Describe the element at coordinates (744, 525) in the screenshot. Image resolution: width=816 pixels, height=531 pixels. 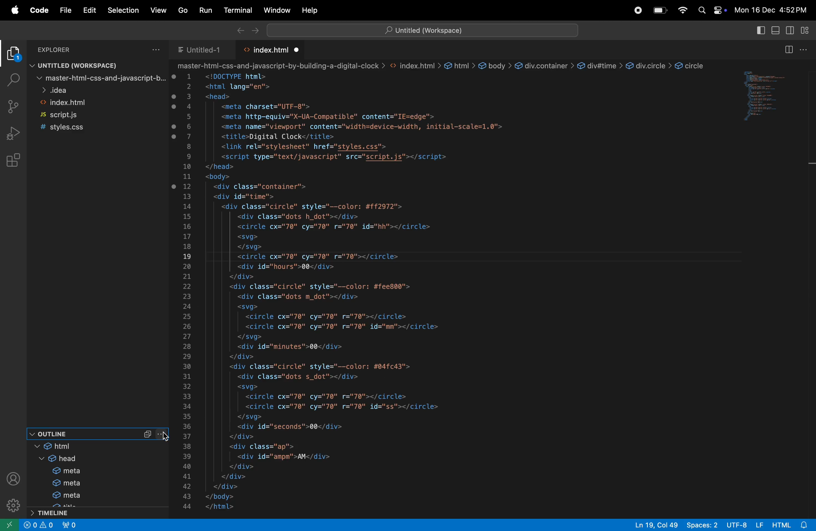
I see `utf 8` at that location.